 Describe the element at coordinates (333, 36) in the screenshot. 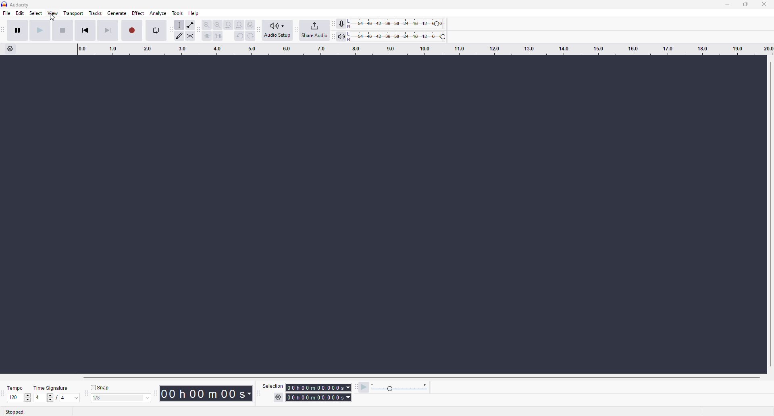

I see `play meter toolbar` at that location.